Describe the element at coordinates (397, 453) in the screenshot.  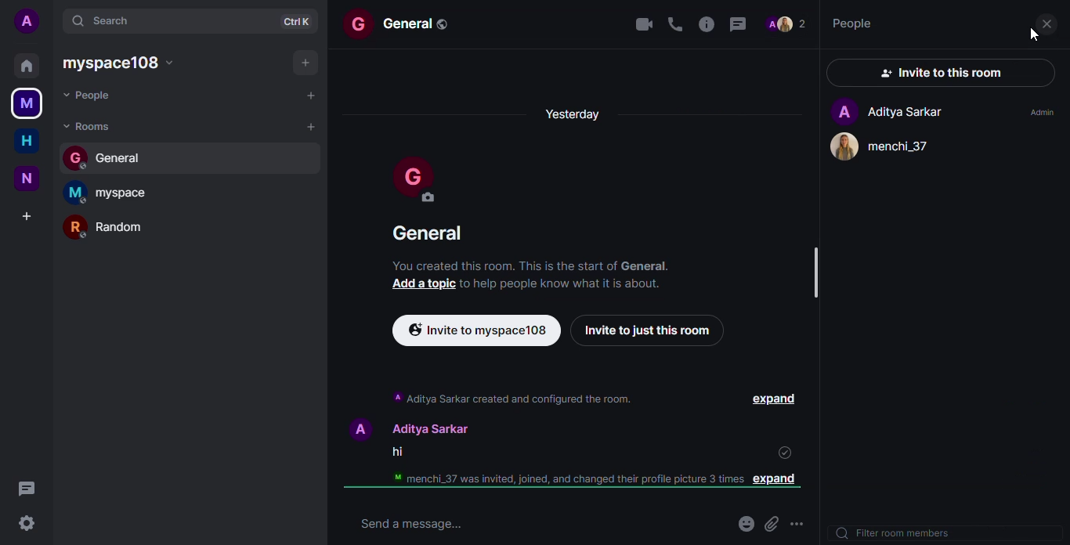
I see `hi` at that location.